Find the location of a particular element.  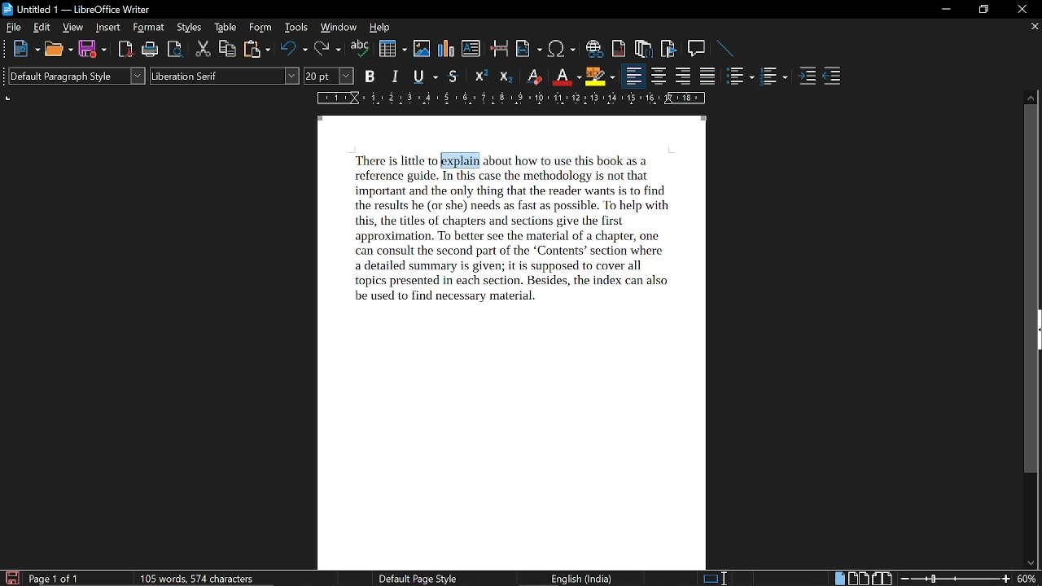

insert hyperlink is located at coordinates (594, 48).